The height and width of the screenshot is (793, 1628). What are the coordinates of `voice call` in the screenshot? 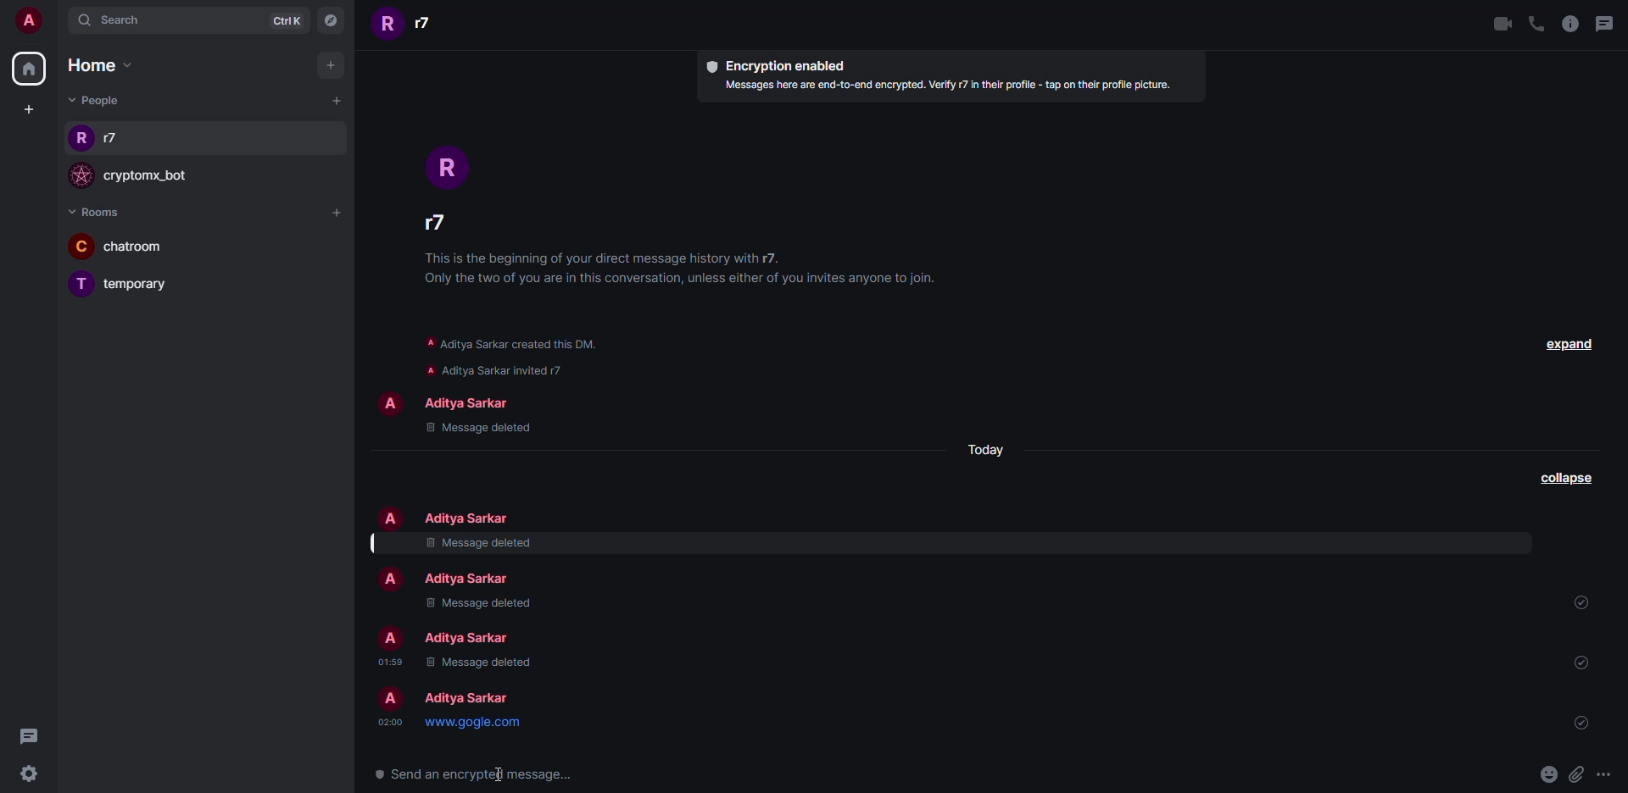 It's located at (1536, 24).